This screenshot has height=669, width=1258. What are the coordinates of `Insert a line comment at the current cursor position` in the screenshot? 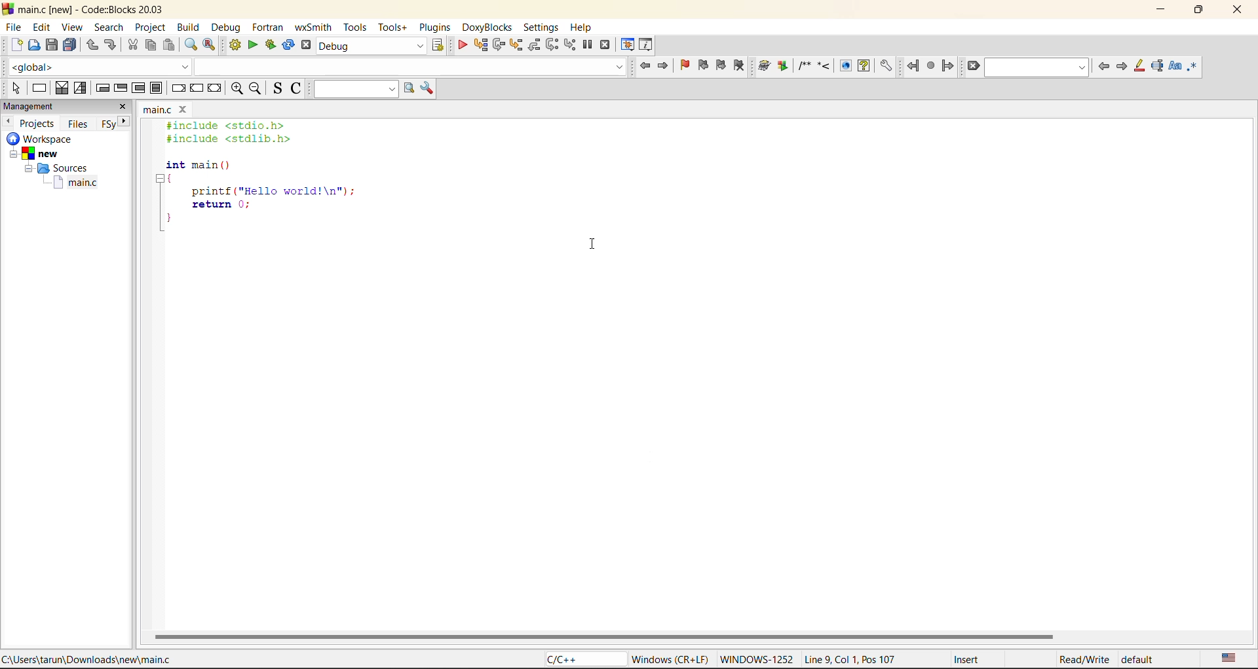 It's located at (824, 65).